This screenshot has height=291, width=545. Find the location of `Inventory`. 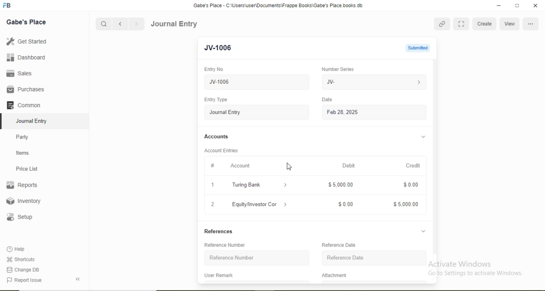

Inventory is located at coordinates (24, 201).